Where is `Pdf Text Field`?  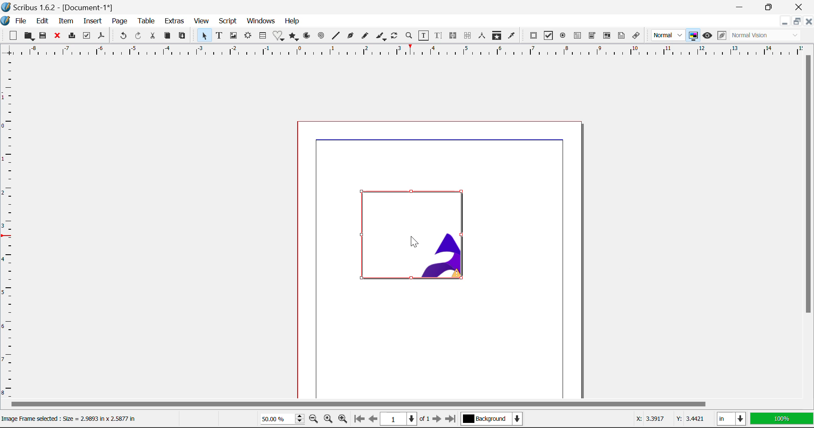 Pdf Text Field is located at coordinates (577, 37).